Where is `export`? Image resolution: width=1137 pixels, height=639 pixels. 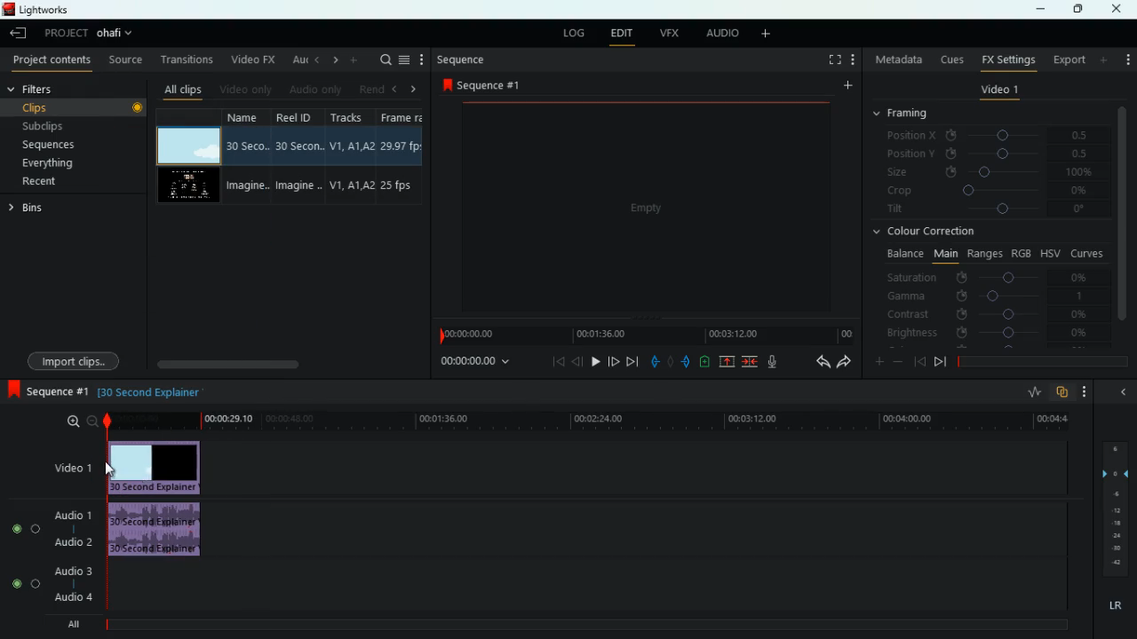 export is located at coordinates (1065, 59).